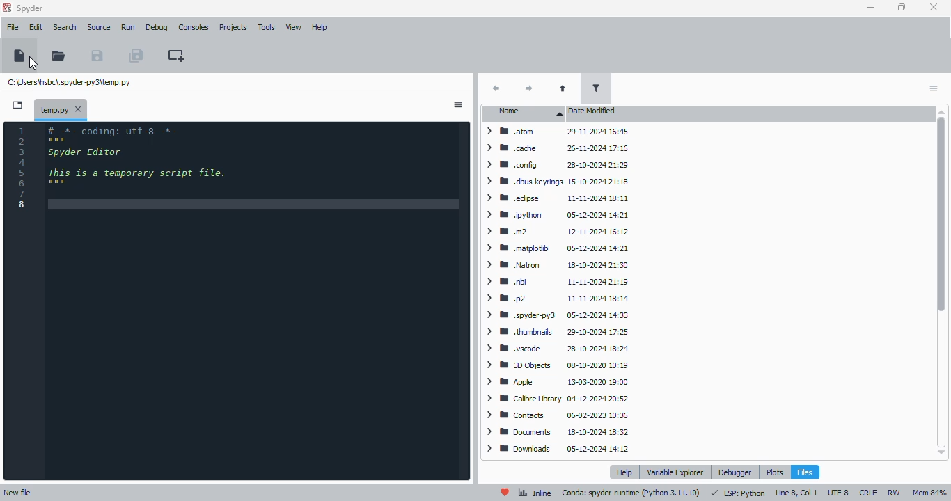 Image resolution: width=951 pixels, height=501 pixels. I want to click on LSP: Python, so click(738, 493).